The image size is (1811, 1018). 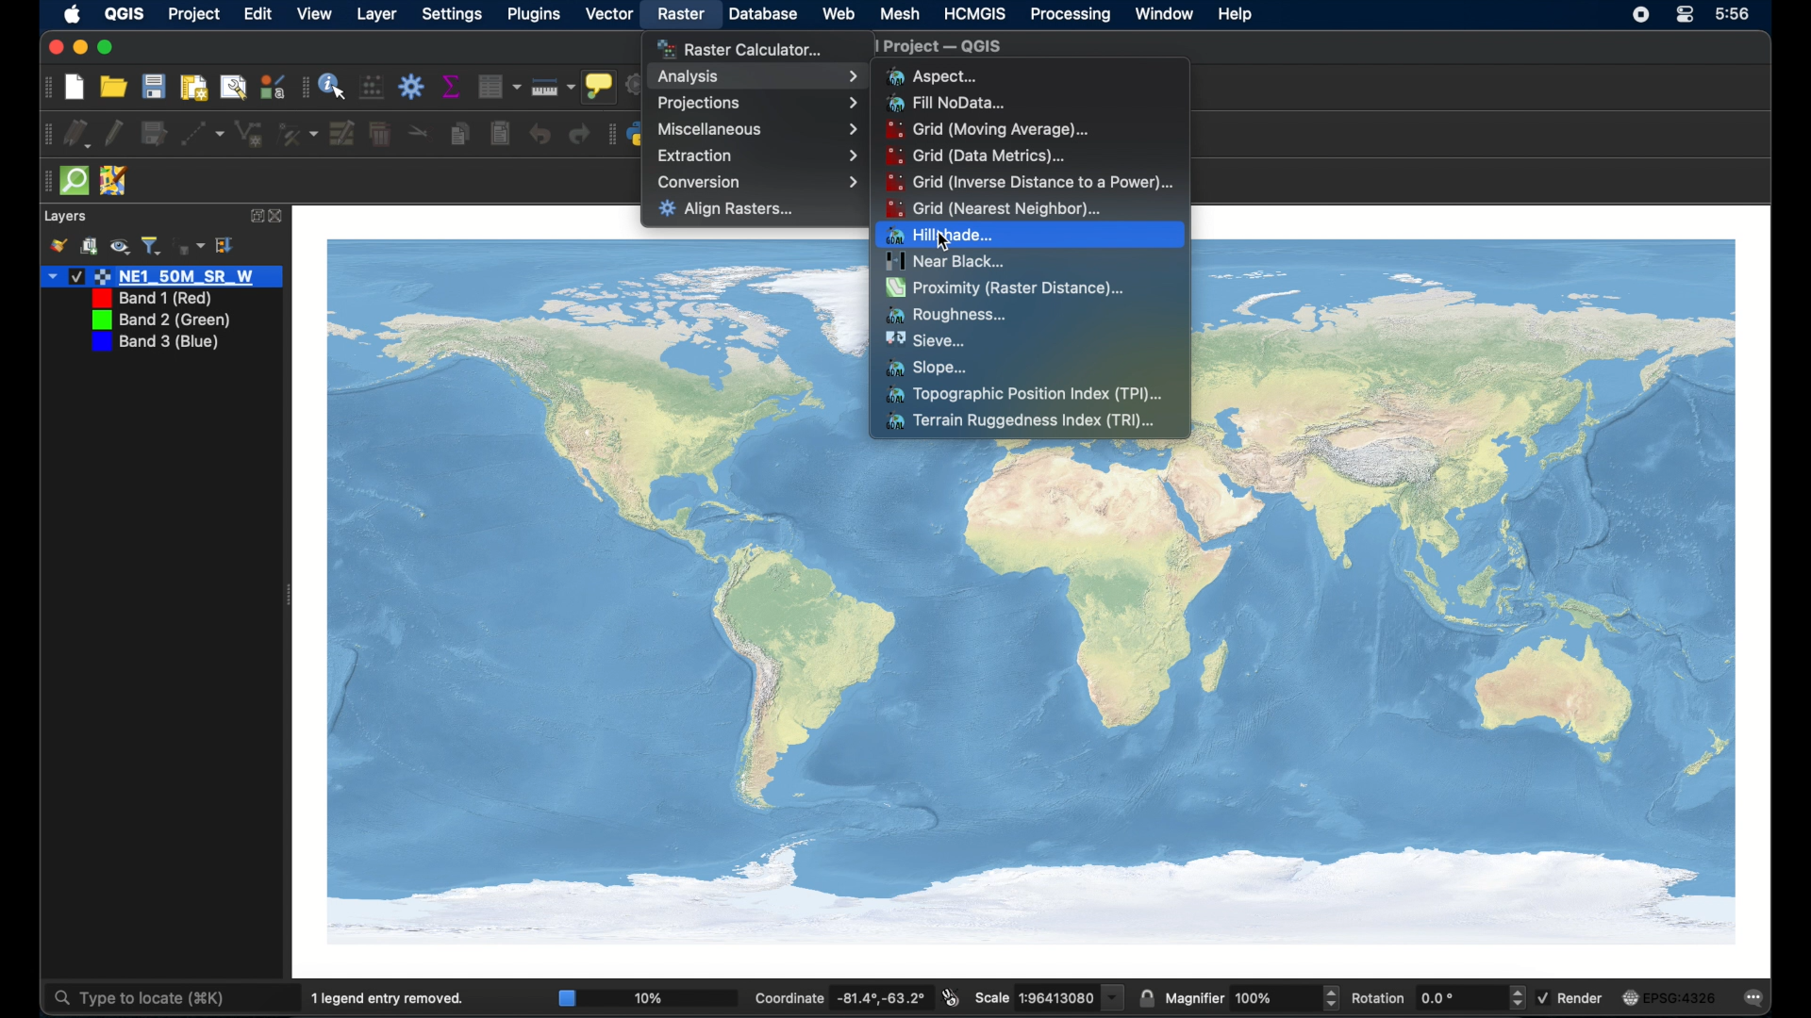 I want to click on plugins, so click(x=533, y=15).